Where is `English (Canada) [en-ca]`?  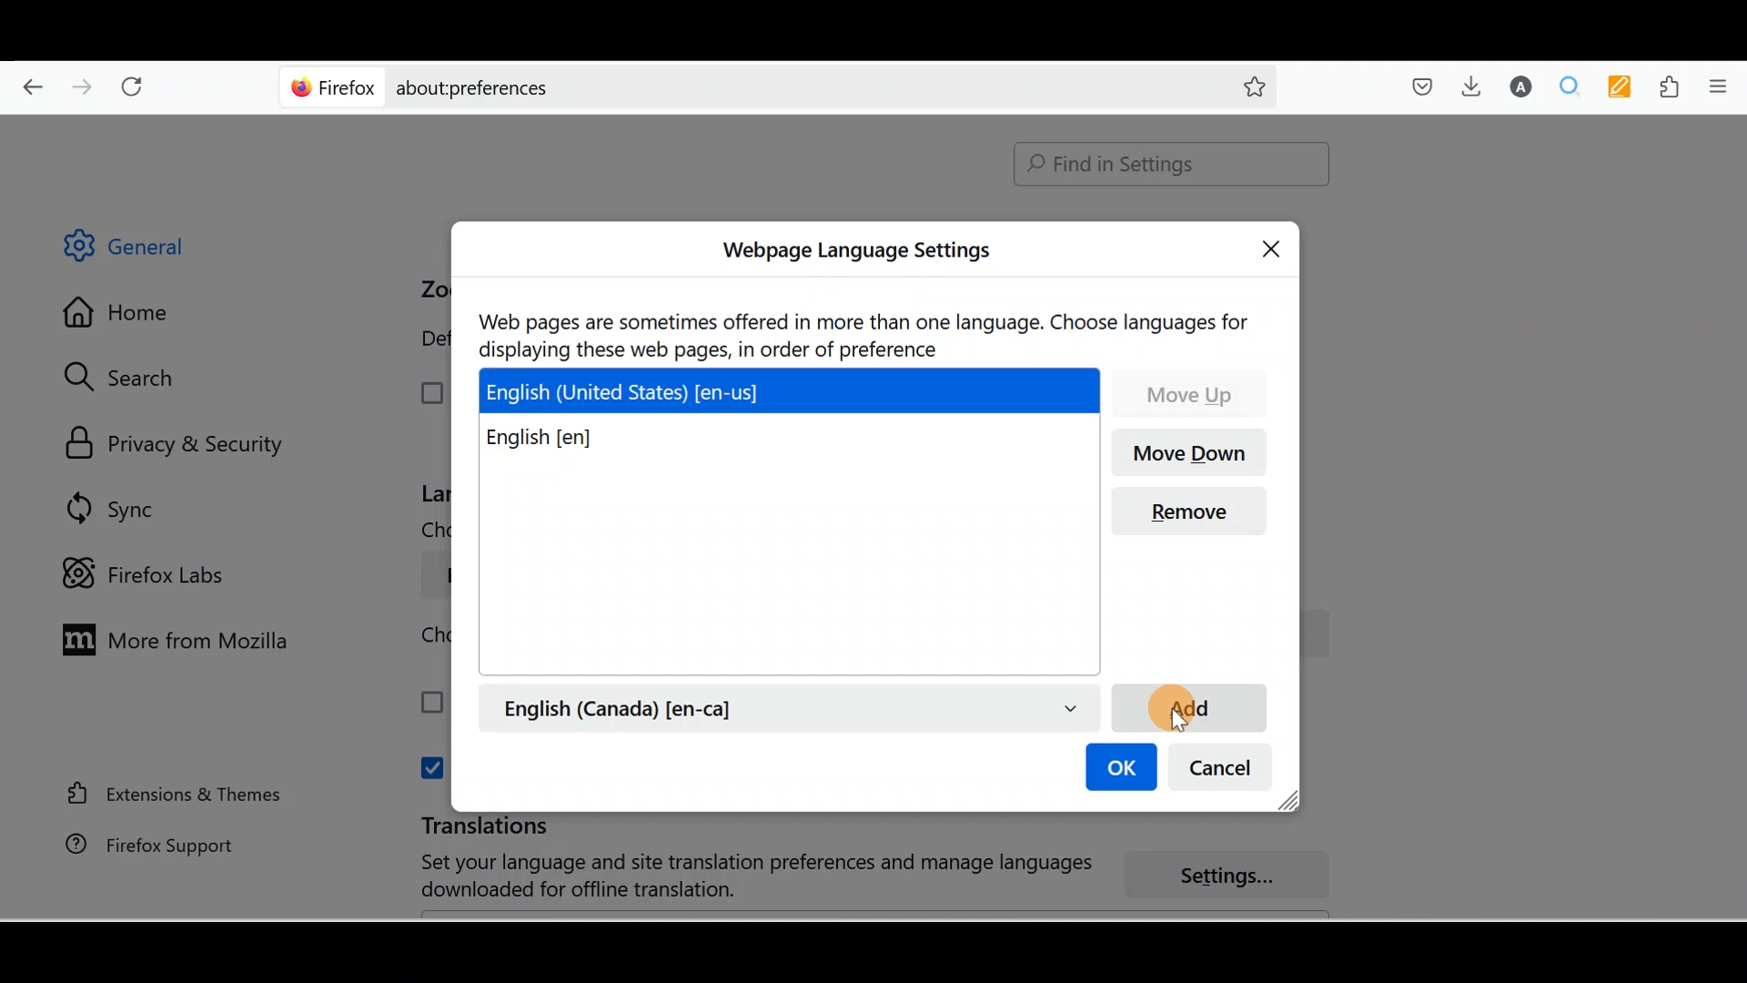 English (Canada) [en-ca] is located at coordinates (789, 707).